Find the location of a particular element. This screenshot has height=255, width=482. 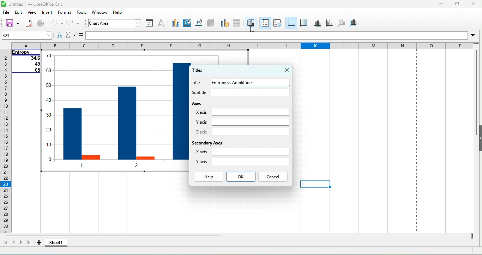

function wizard is located at coordinates (60, 36).